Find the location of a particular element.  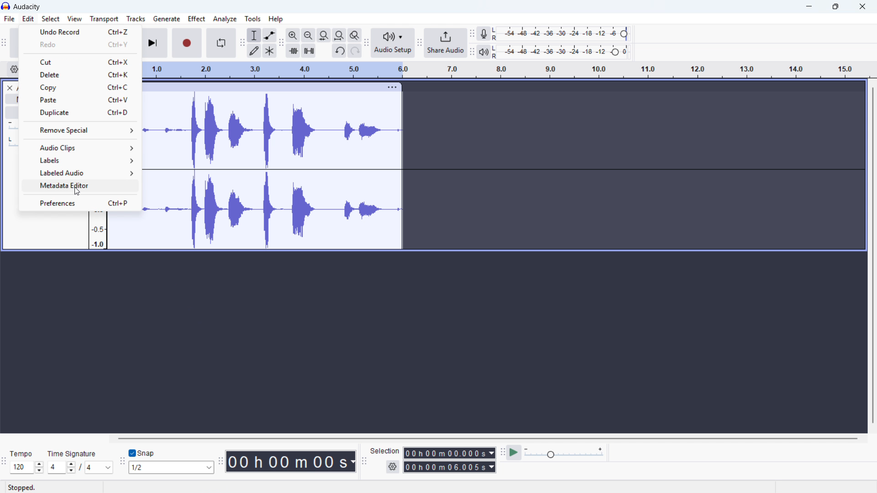

labeled audio is located at coordinates (79, 173).